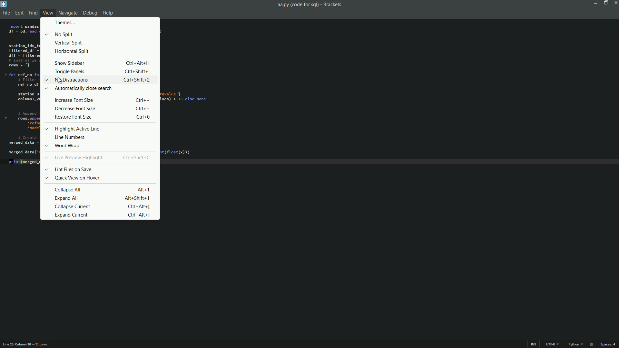 The height and width of the screenshot is (348, 619). Describe the element at coordinates (4, 4) in the screenshot. I see `app icon` at that location.